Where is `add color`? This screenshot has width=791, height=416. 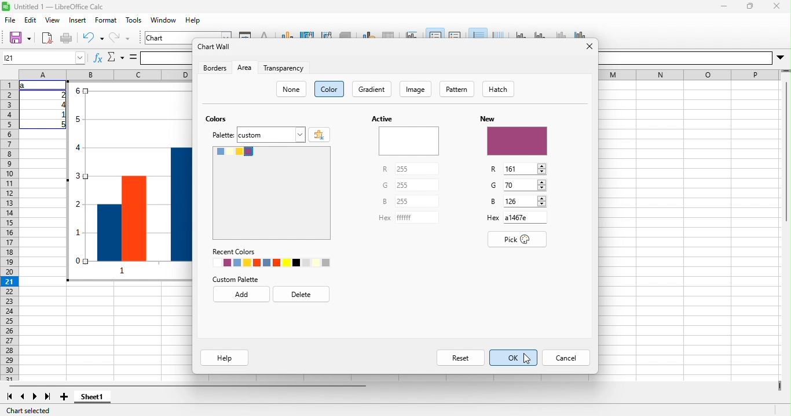
add color is located at coordinates (319, 135).